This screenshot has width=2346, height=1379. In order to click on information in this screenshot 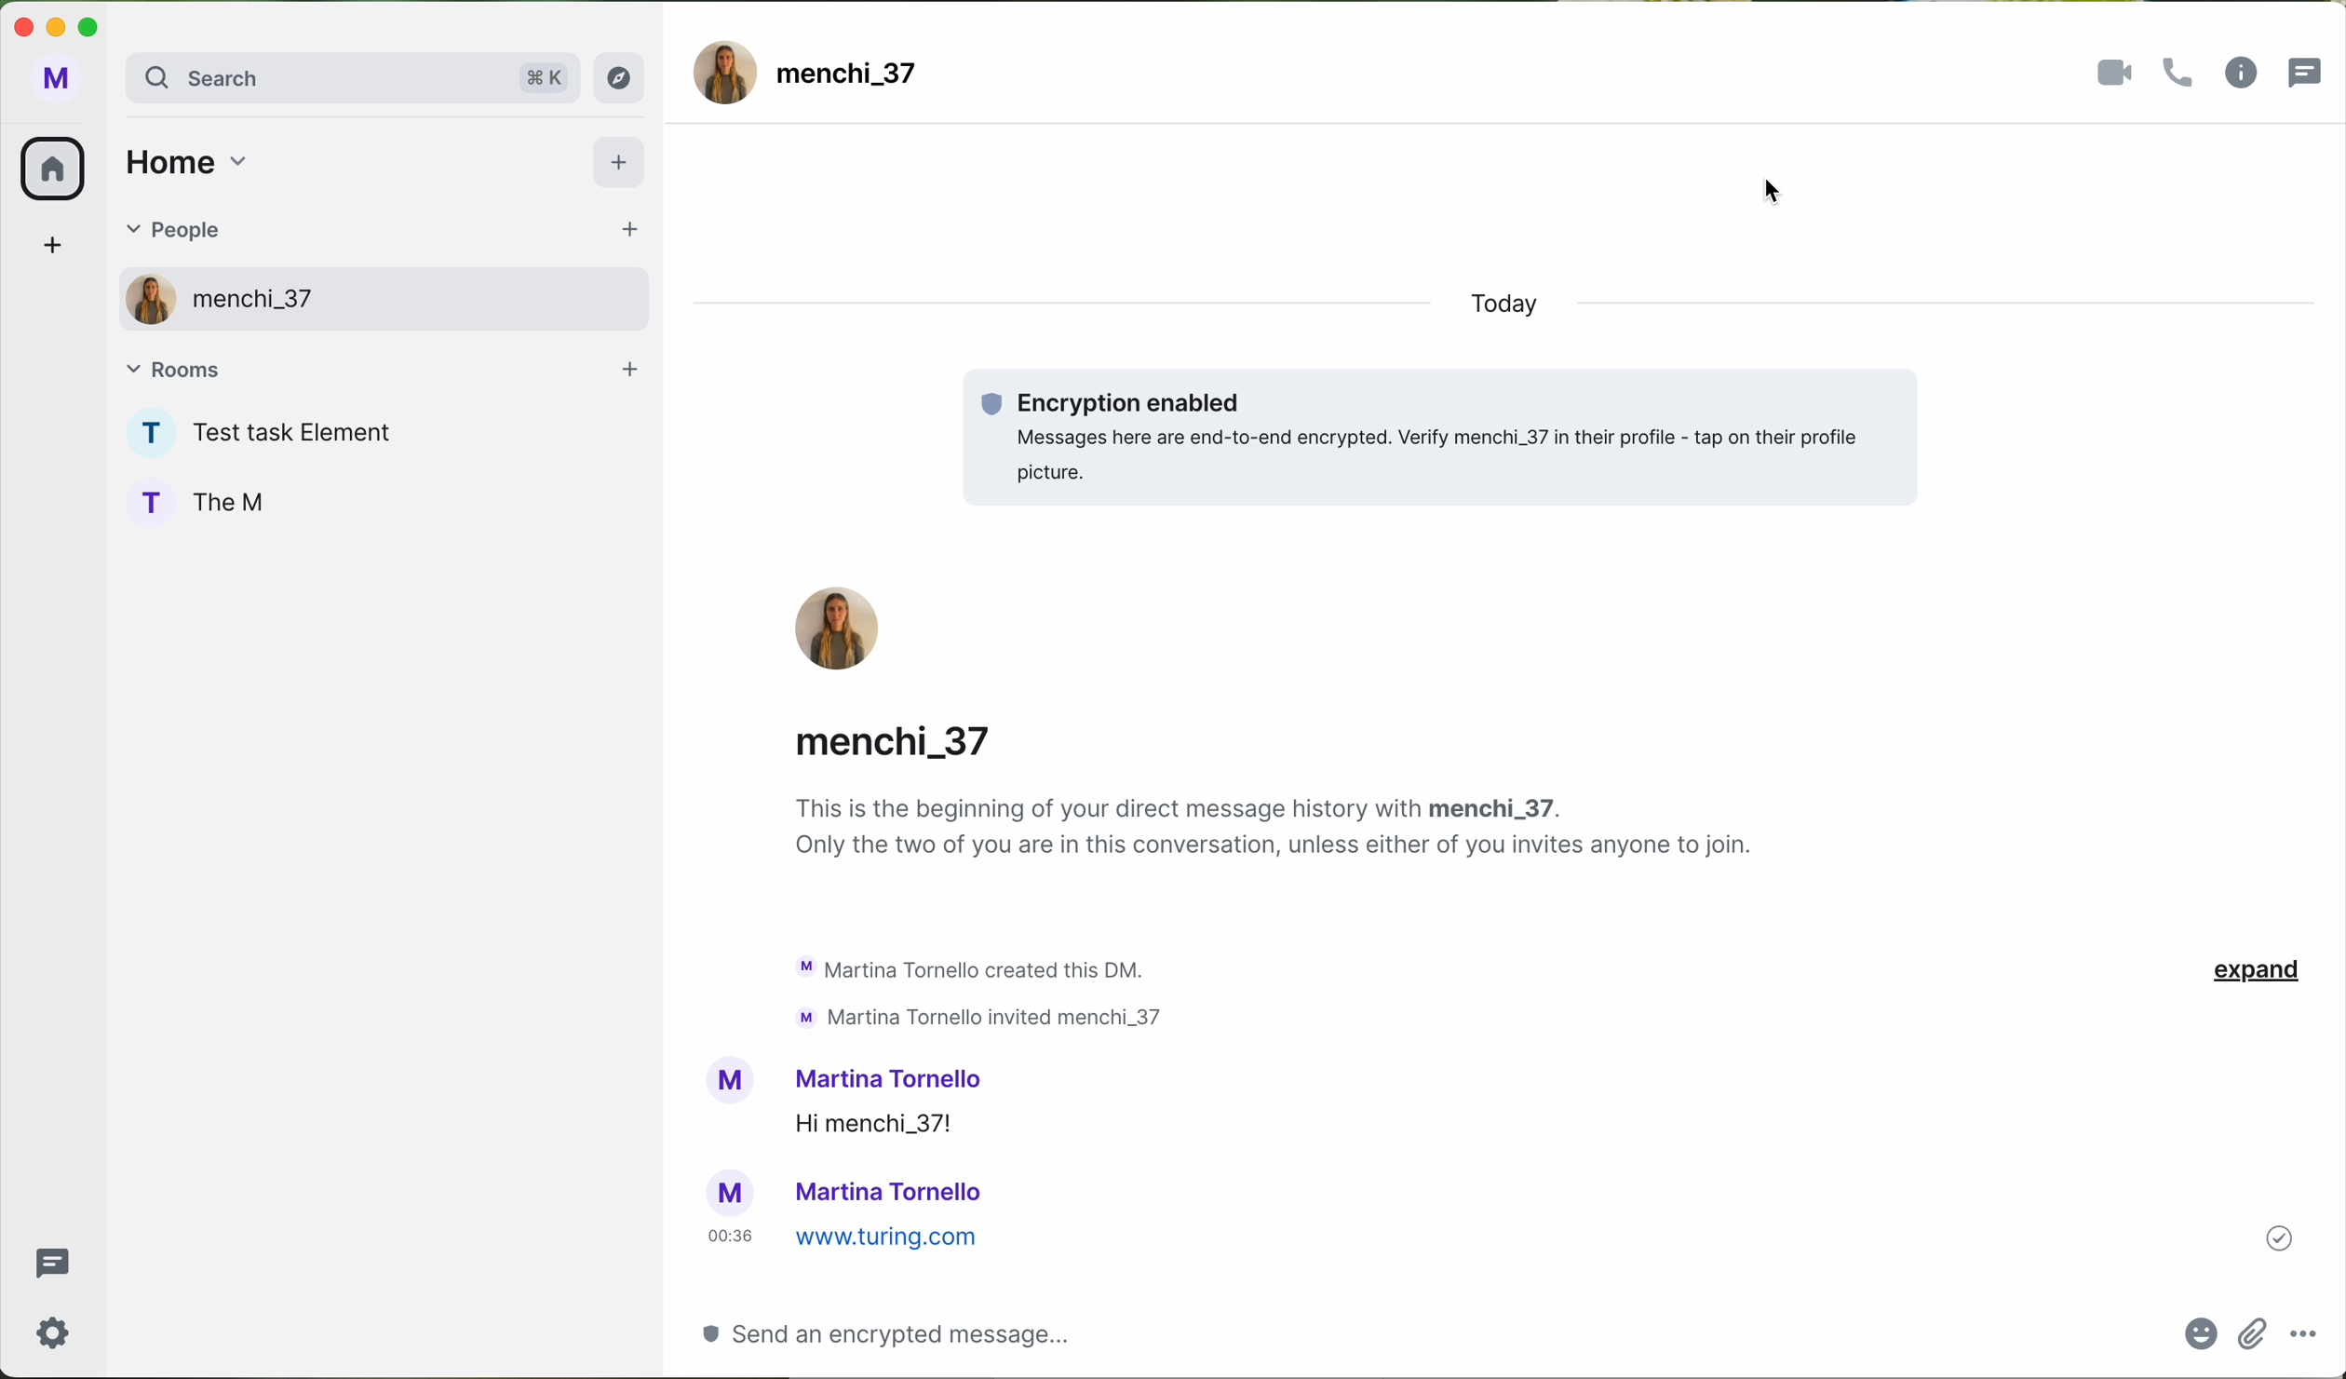, I will do `click(2242, 74)`.